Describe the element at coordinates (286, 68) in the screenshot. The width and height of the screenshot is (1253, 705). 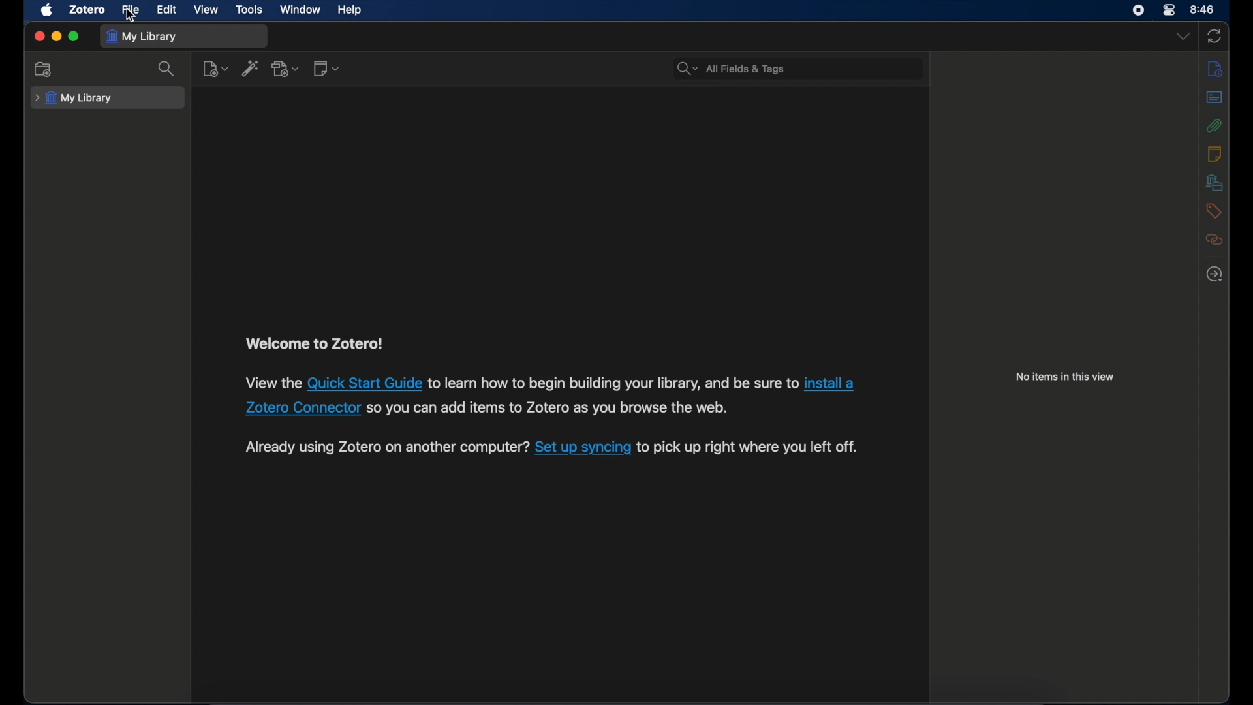
I see `add attachment` at that location.